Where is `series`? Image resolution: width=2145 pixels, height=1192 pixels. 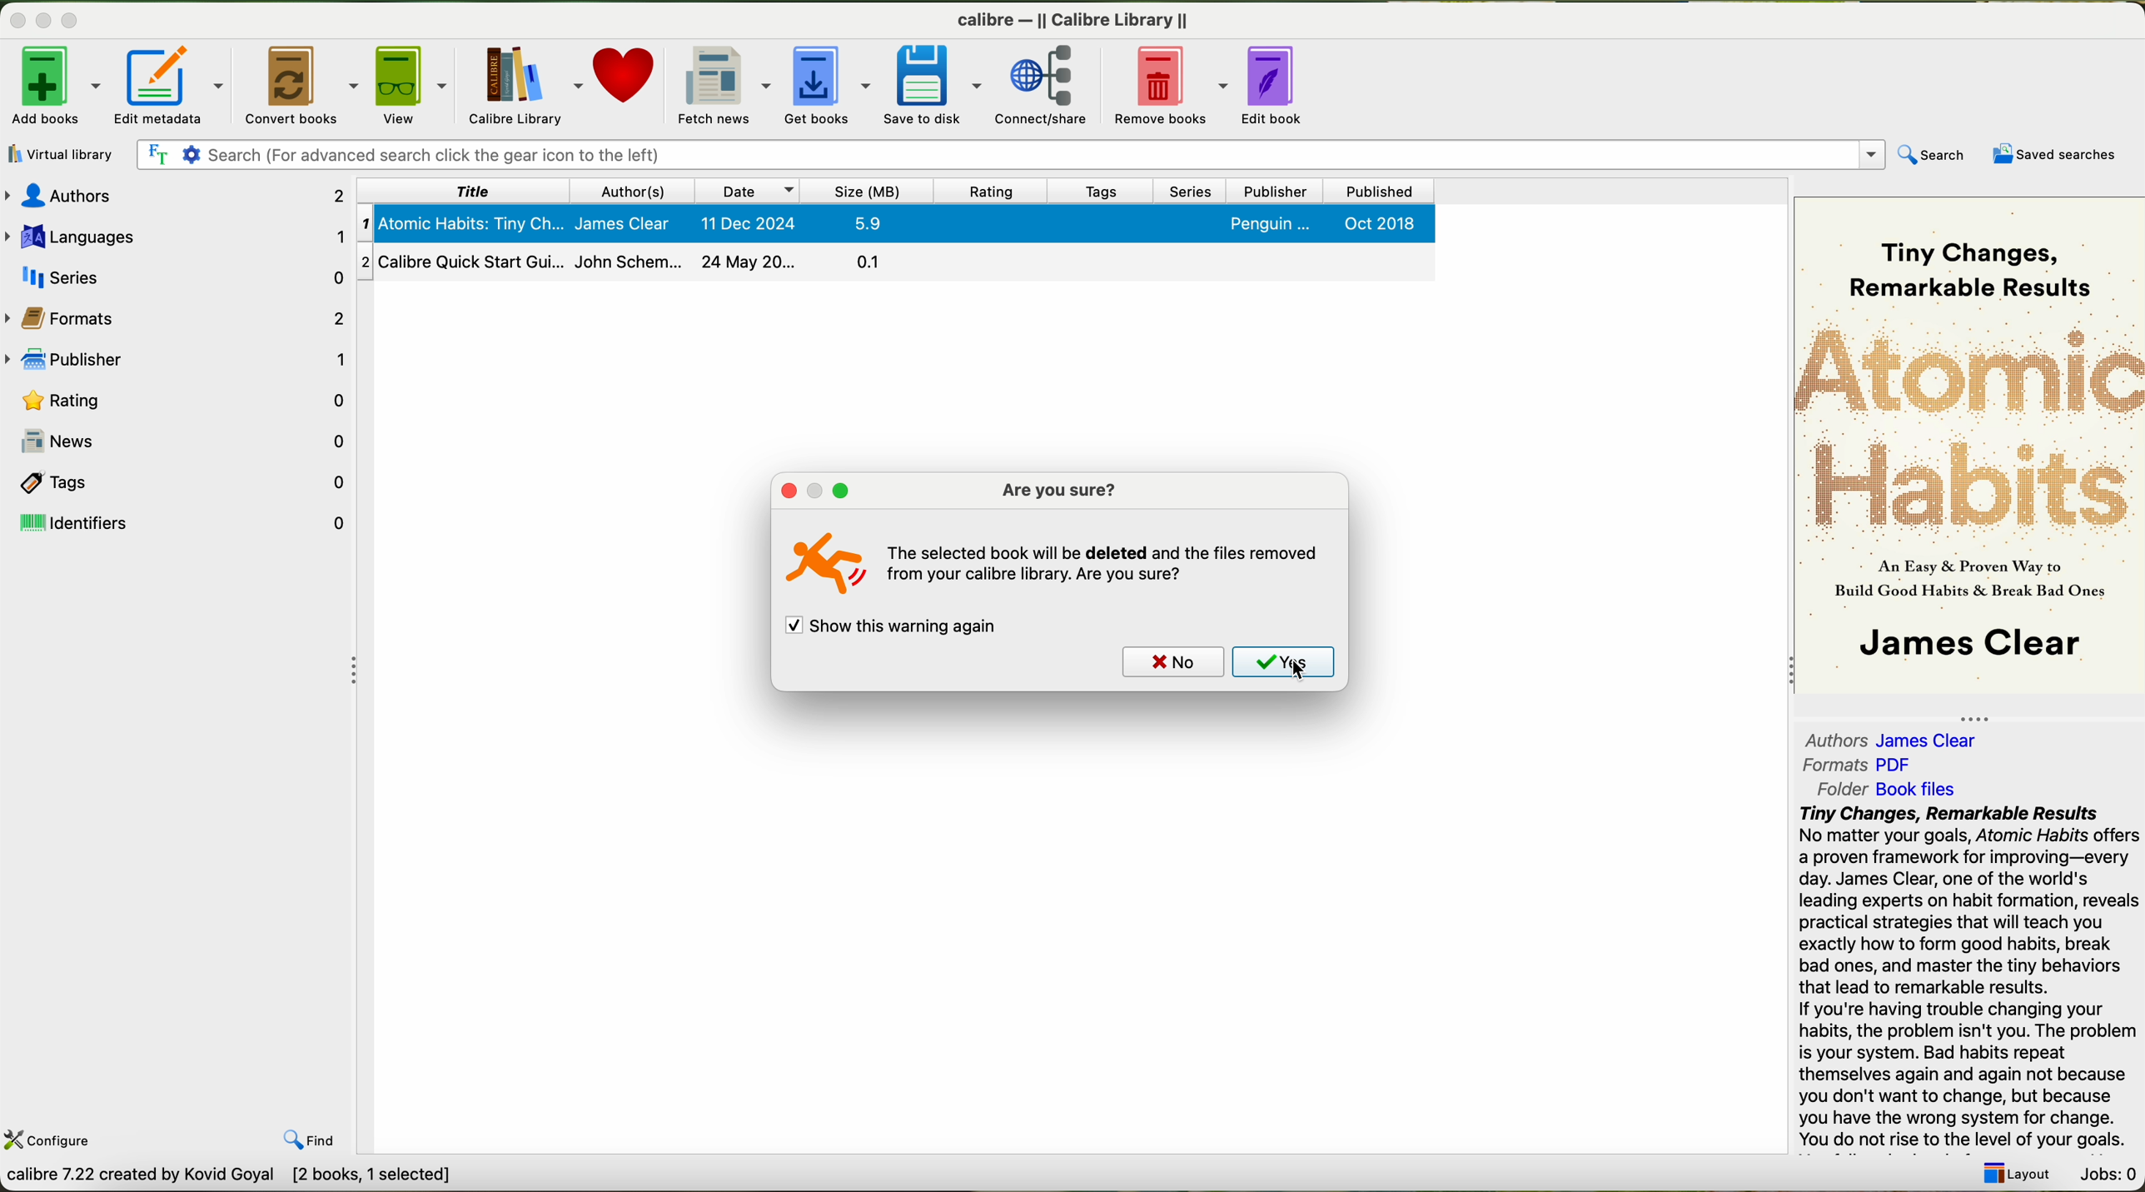
series is located at coordinates (1191, 191).